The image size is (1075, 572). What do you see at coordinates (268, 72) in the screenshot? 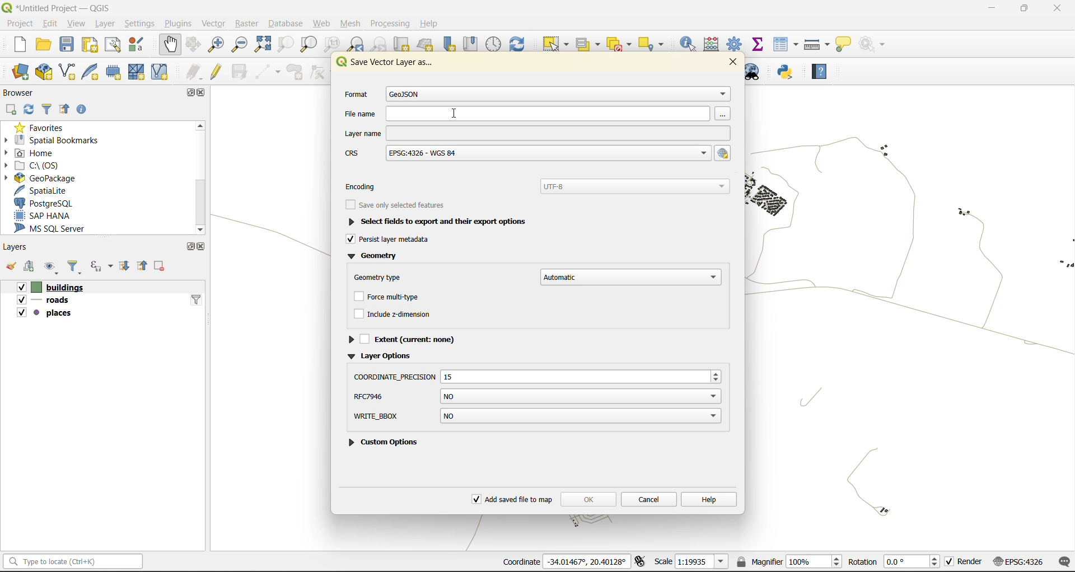
I see `digitize` at bounding box center [268, 72].